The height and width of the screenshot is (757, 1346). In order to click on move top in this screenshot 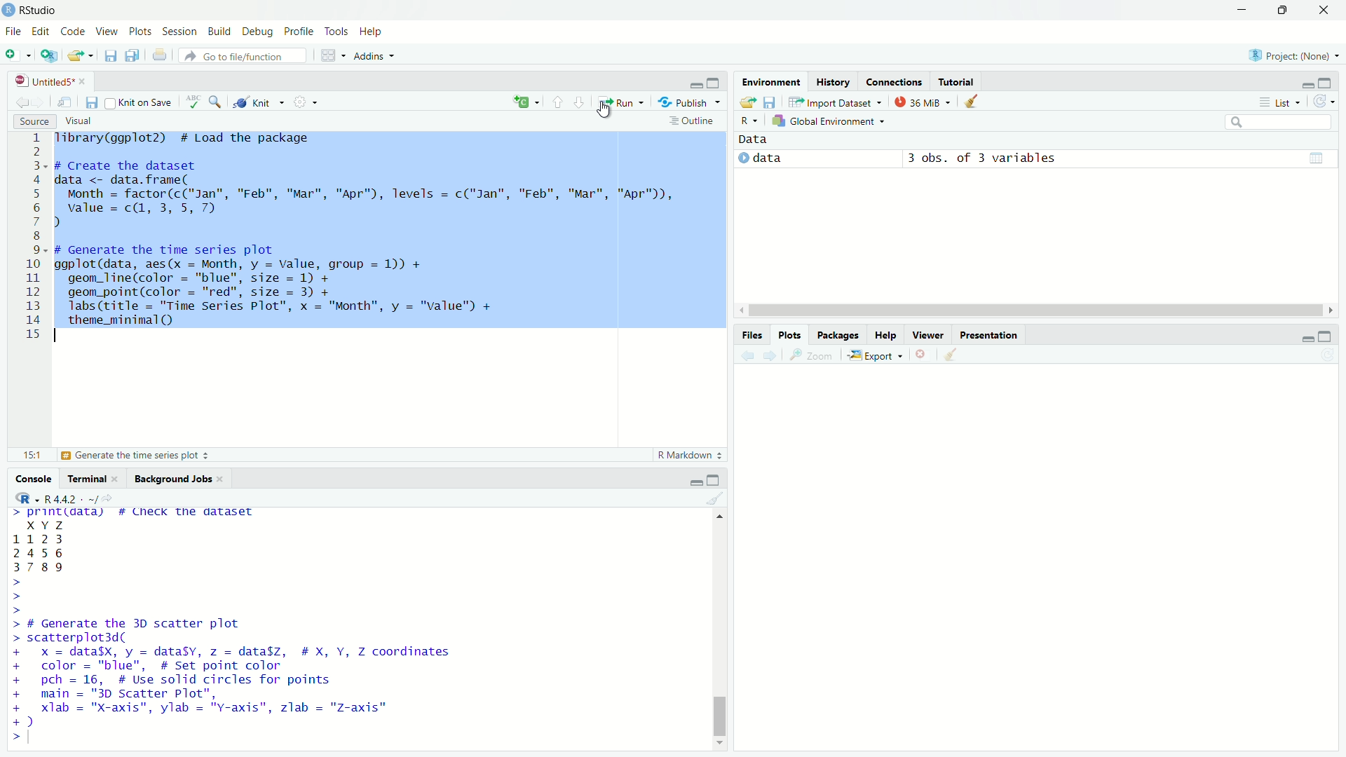, I will do `click(716, 518)`.